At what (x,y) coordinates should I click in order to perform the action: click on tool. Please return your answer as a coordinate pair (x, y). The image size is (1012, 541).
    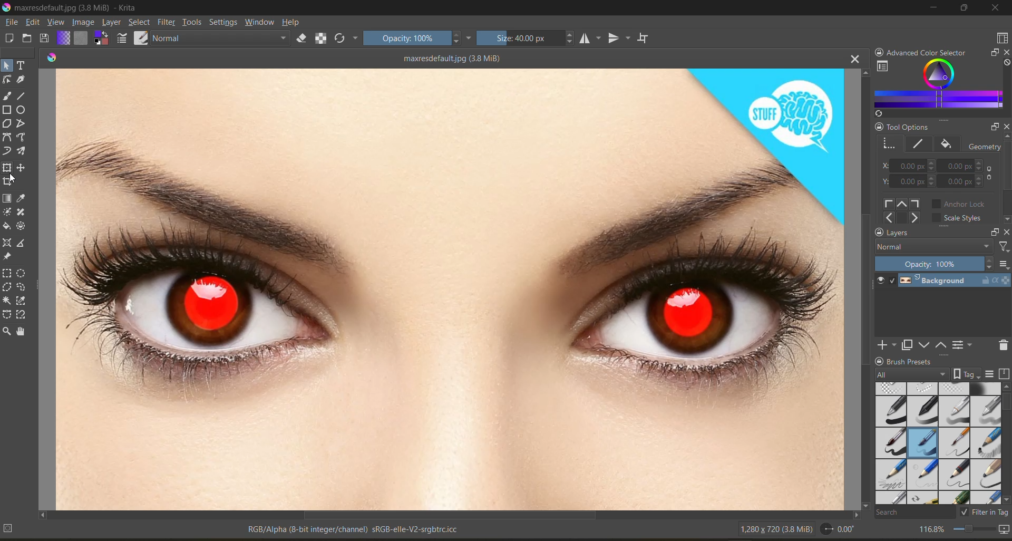
    Looking at the image, I should click on (7, 96).